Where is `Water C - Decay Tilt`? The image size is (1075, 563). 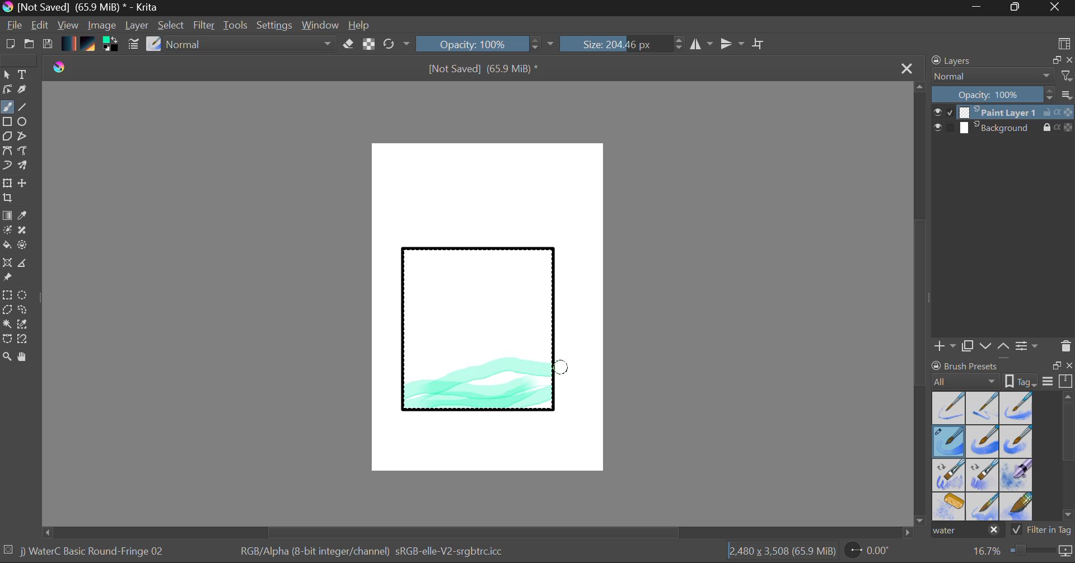 Water C - Decay Tilt is located at coordinates (983, 474).